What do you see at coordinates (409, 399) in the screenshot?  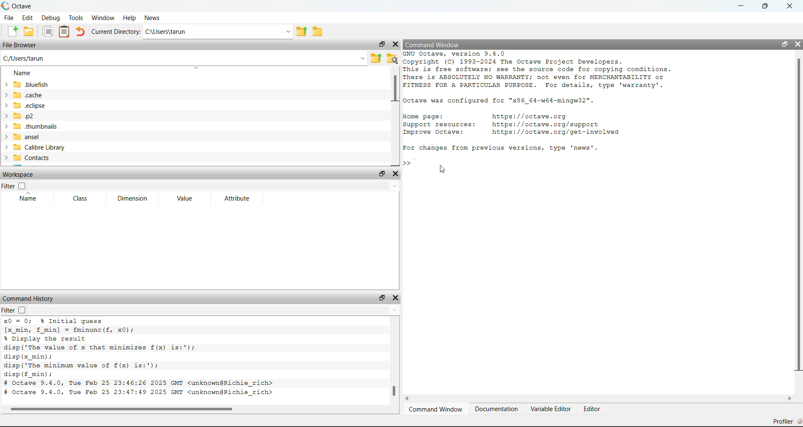 I see `Left` at bounding box center [409, 399].